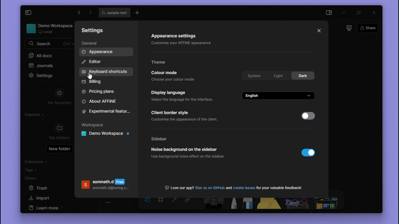 The height and width of the screenshot is (224, 399). Describe the element at coordinates (107, 112) in the screenshot. I see `Experimental features` at that location.